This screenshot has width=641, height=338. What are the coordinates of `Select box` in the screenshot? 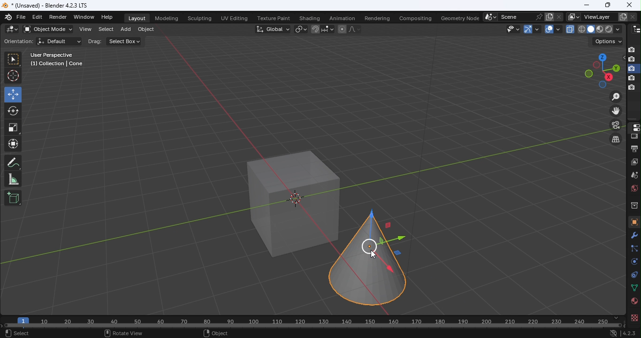 It's located at (125, 42).